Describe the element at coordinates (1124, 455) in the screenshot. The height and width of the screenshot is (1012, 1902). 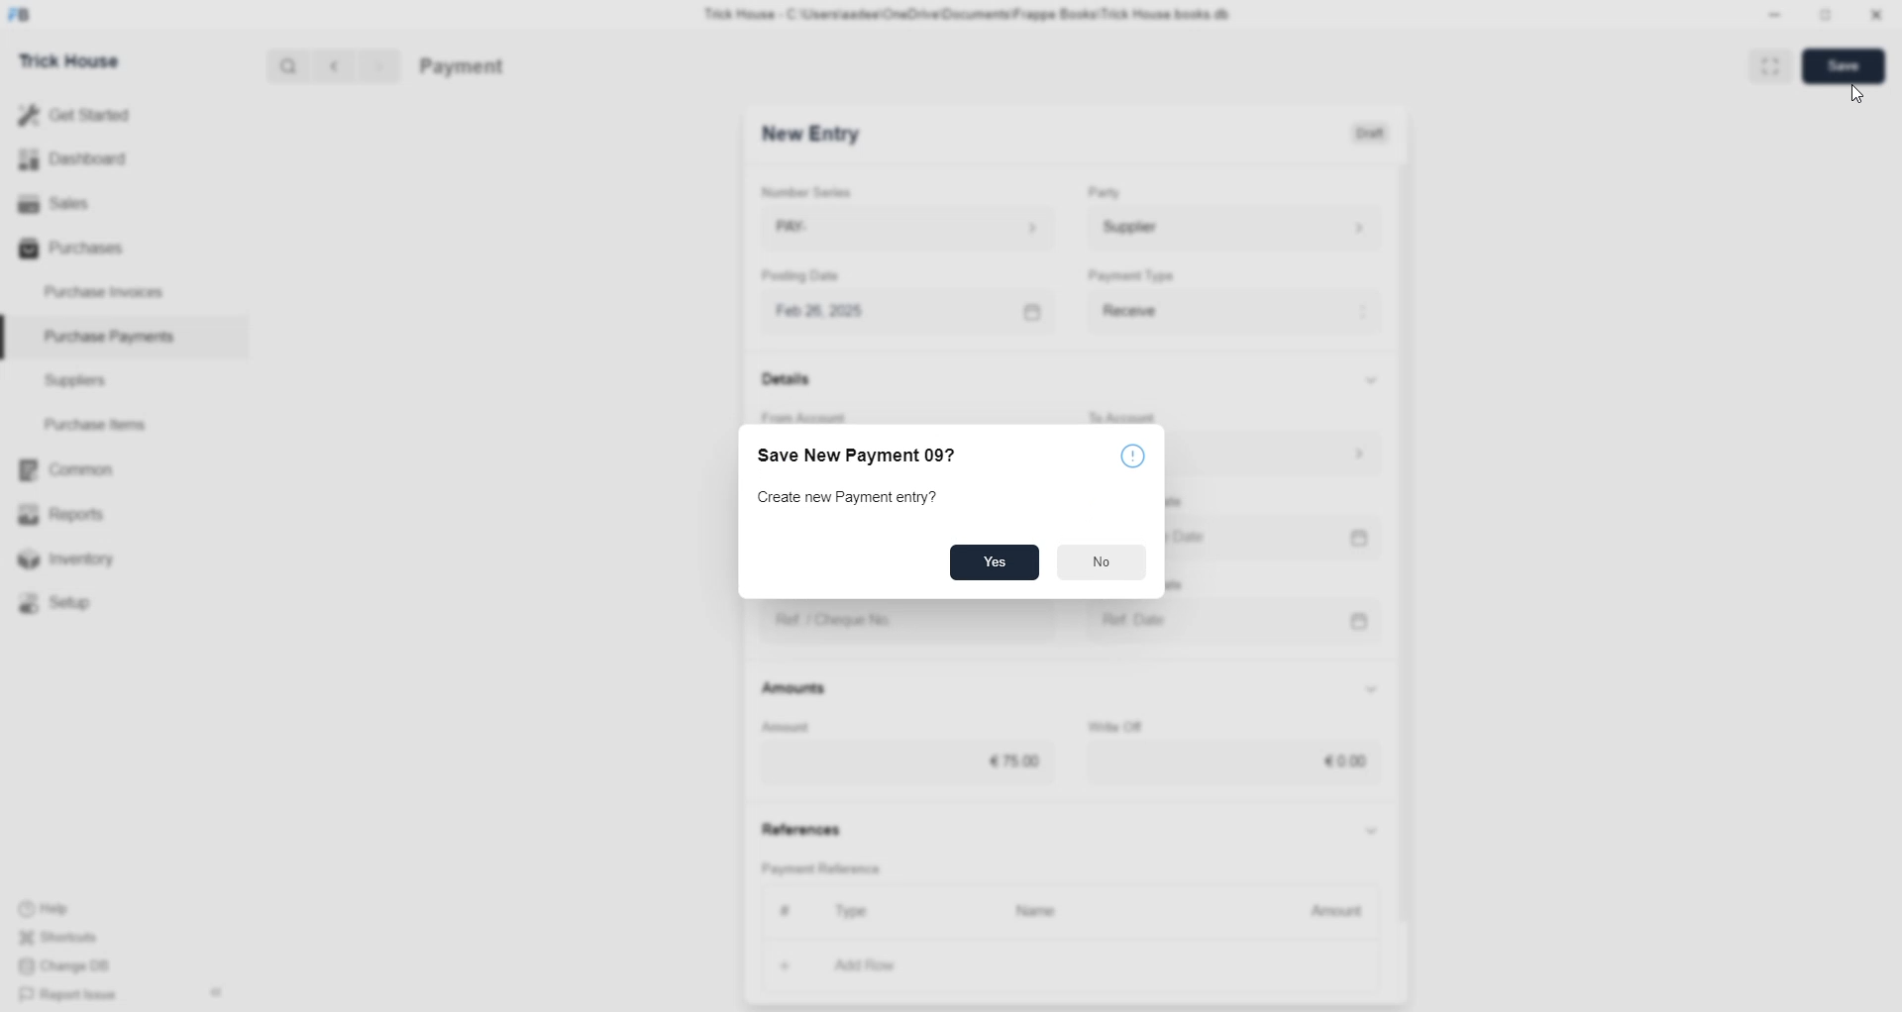
I see `icon` at that location.